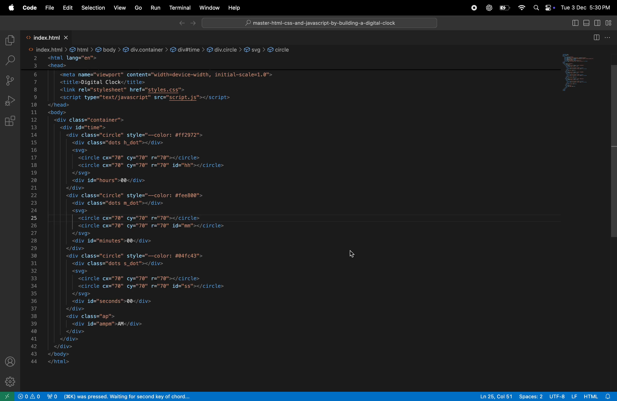 This screenshot has width=617, height=401. What do you see at coordinates (10, 101) in the screenshot?
I see `run debug` at bounding box center [10, 101].